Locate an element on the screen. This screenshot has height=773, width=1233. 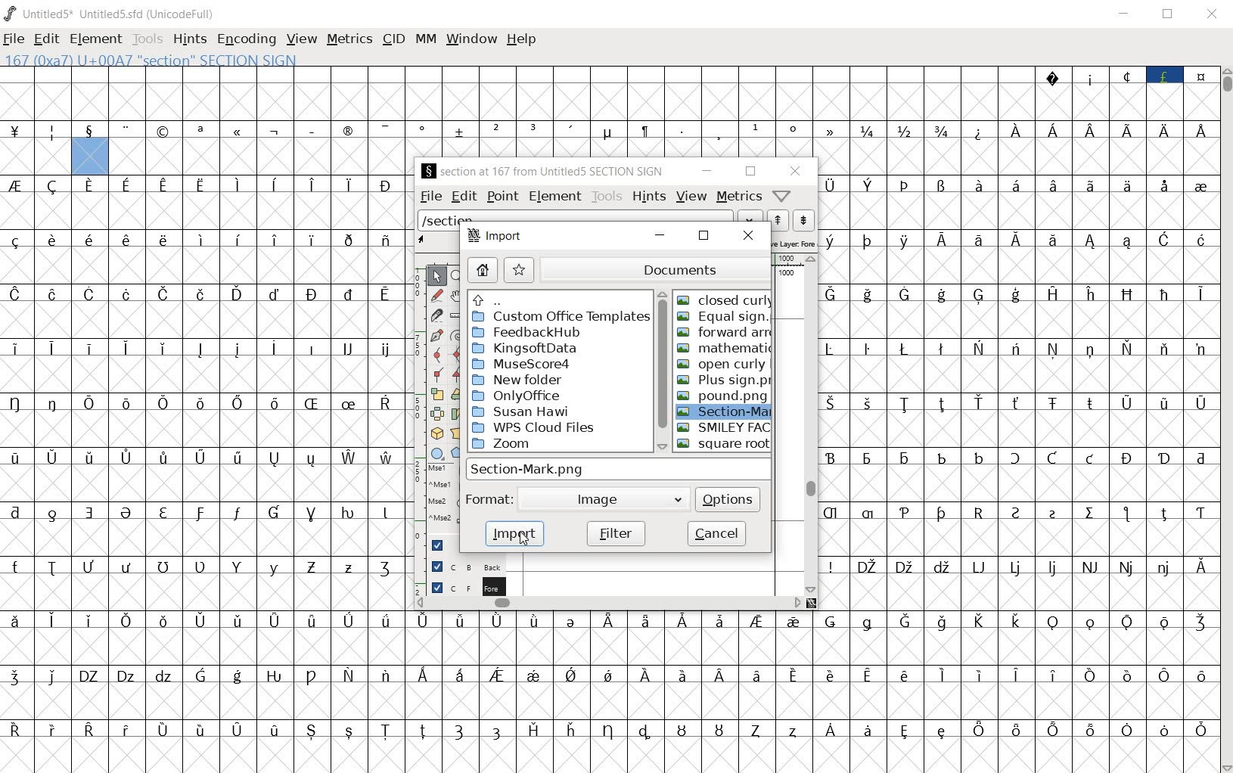
up directories is located at coordinates (560, 300).